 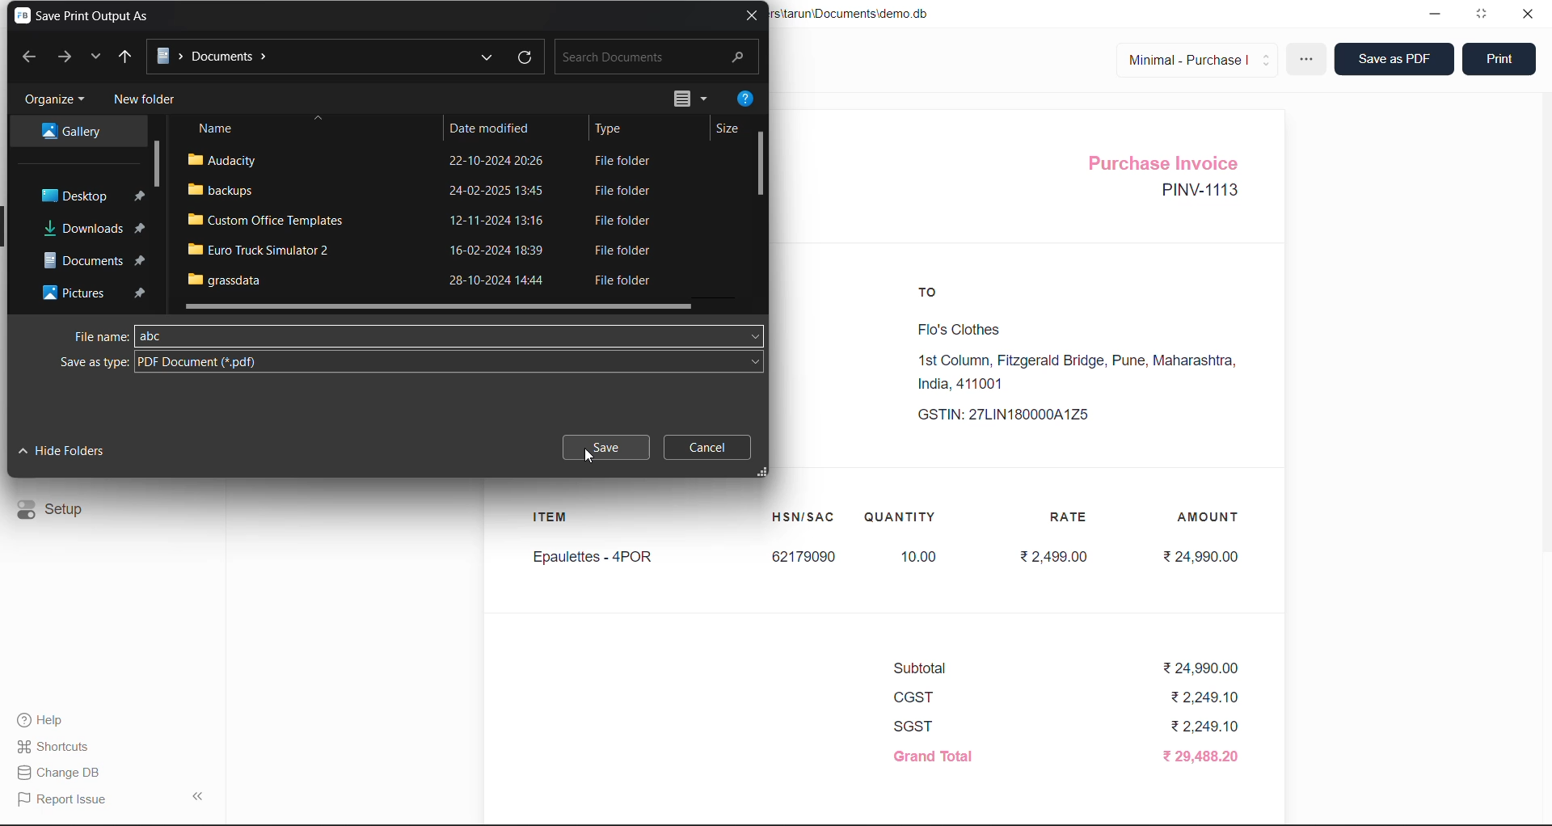 What do you see at coordinates (1527, 17) in the screenshot?
I see `close` at bounding box center [1527, 17].